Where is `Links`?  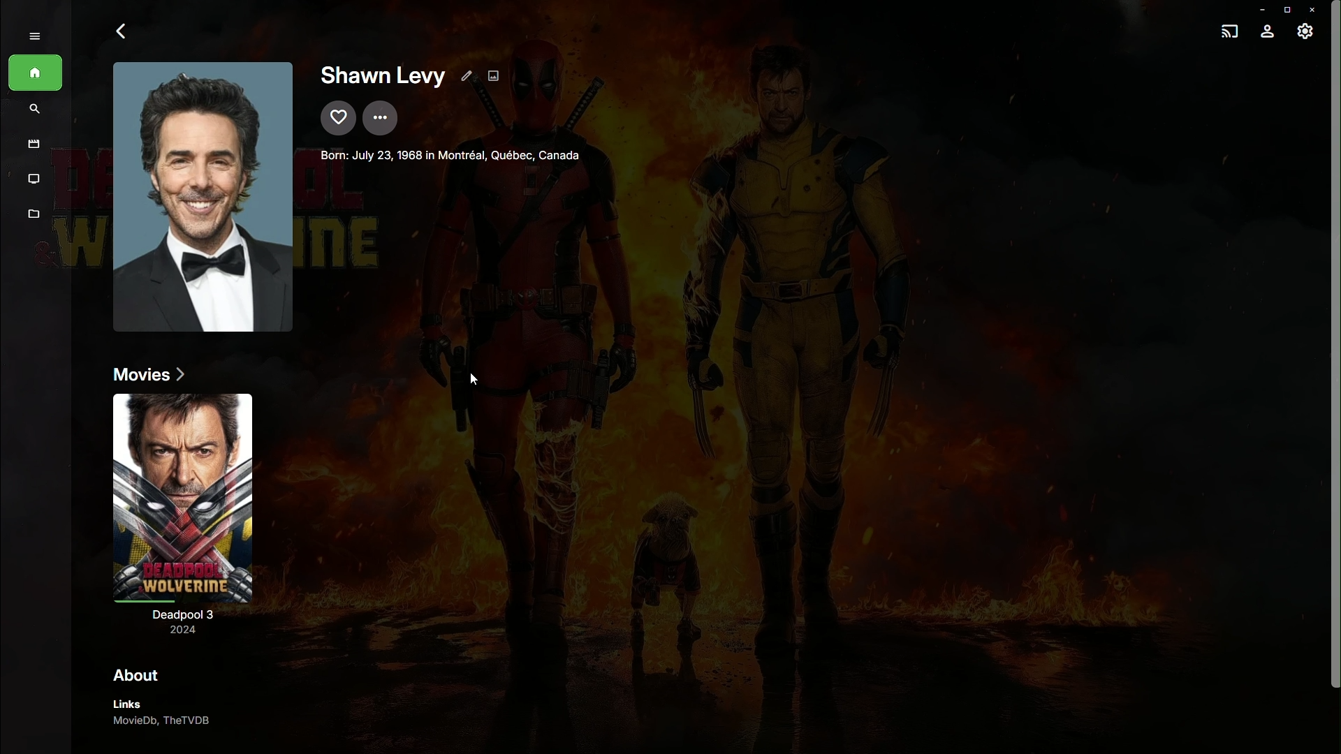 Links is located at coordinates (122, 705).